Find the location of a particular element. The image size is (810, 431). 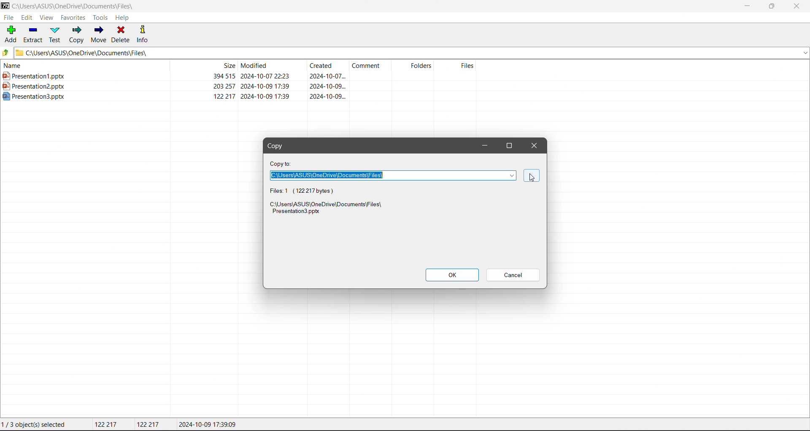

Help is located at coordinates (123, 18).